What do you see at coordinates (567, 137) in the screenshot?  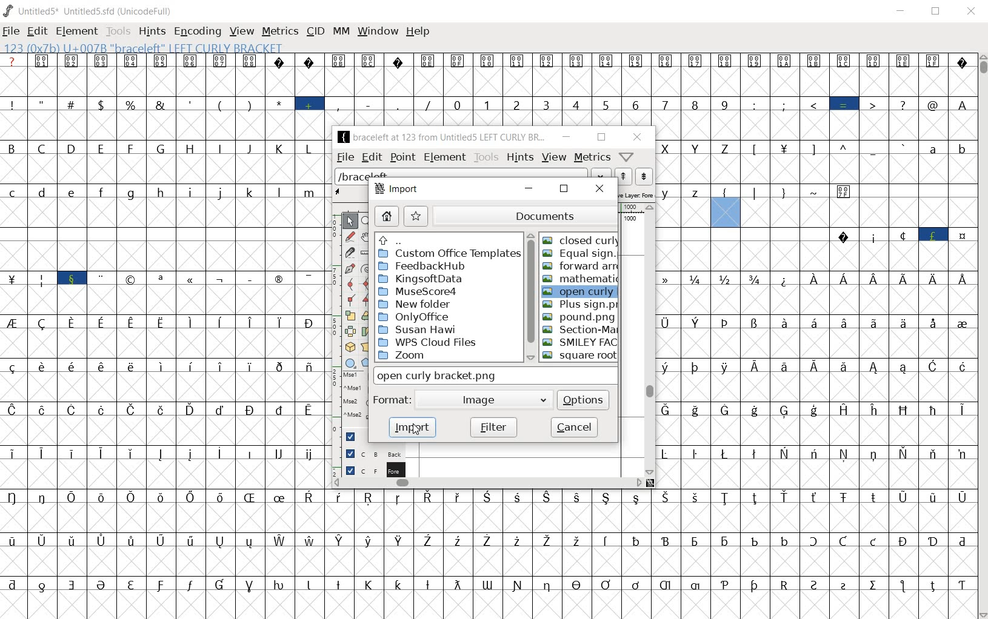 I see `minimize` at bounding box center [567, 137].